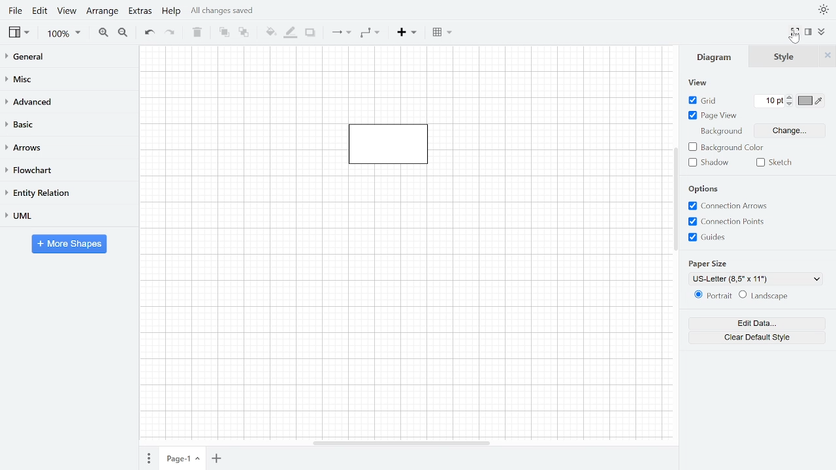  Describe the element at coordinates (311, 33) in the screenshot. I see `Shadow` at that location.